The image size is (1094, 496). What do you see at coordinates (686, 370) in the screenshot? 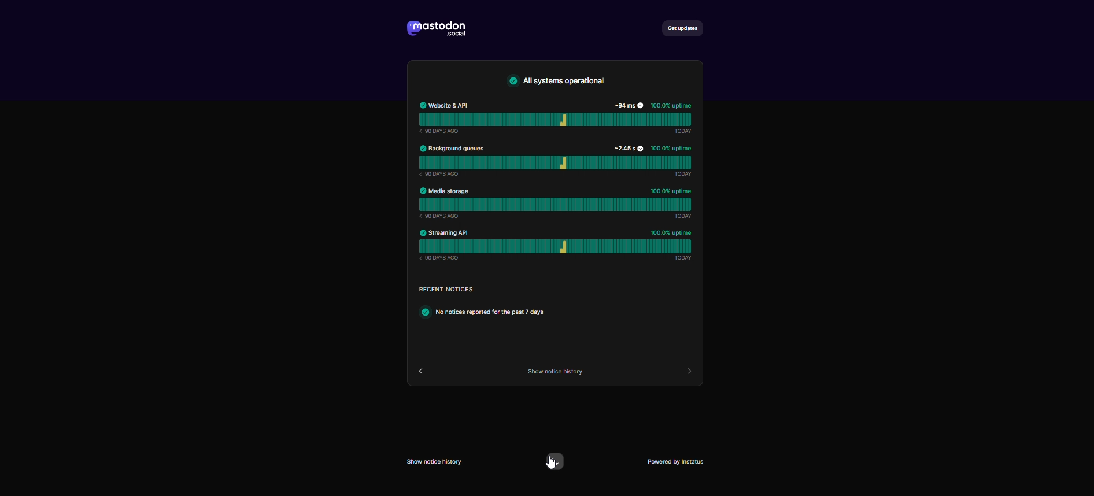
I see `forward` at bounding box center [686, 370].